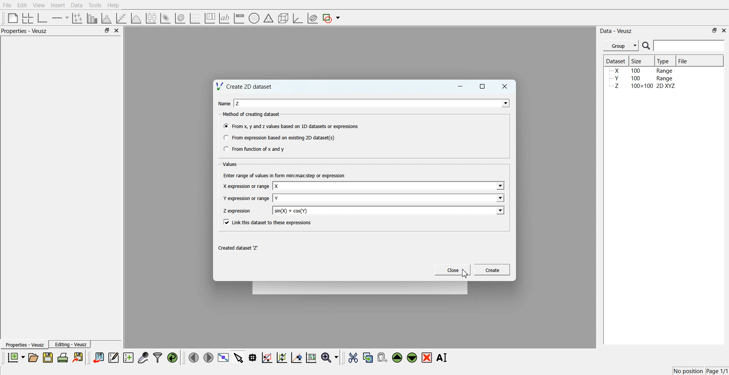 This screenshot has width=729, height=375. Describe the element at coordinates (443, 358) in the screenshot. I see `Rename the selected widget` at that location.